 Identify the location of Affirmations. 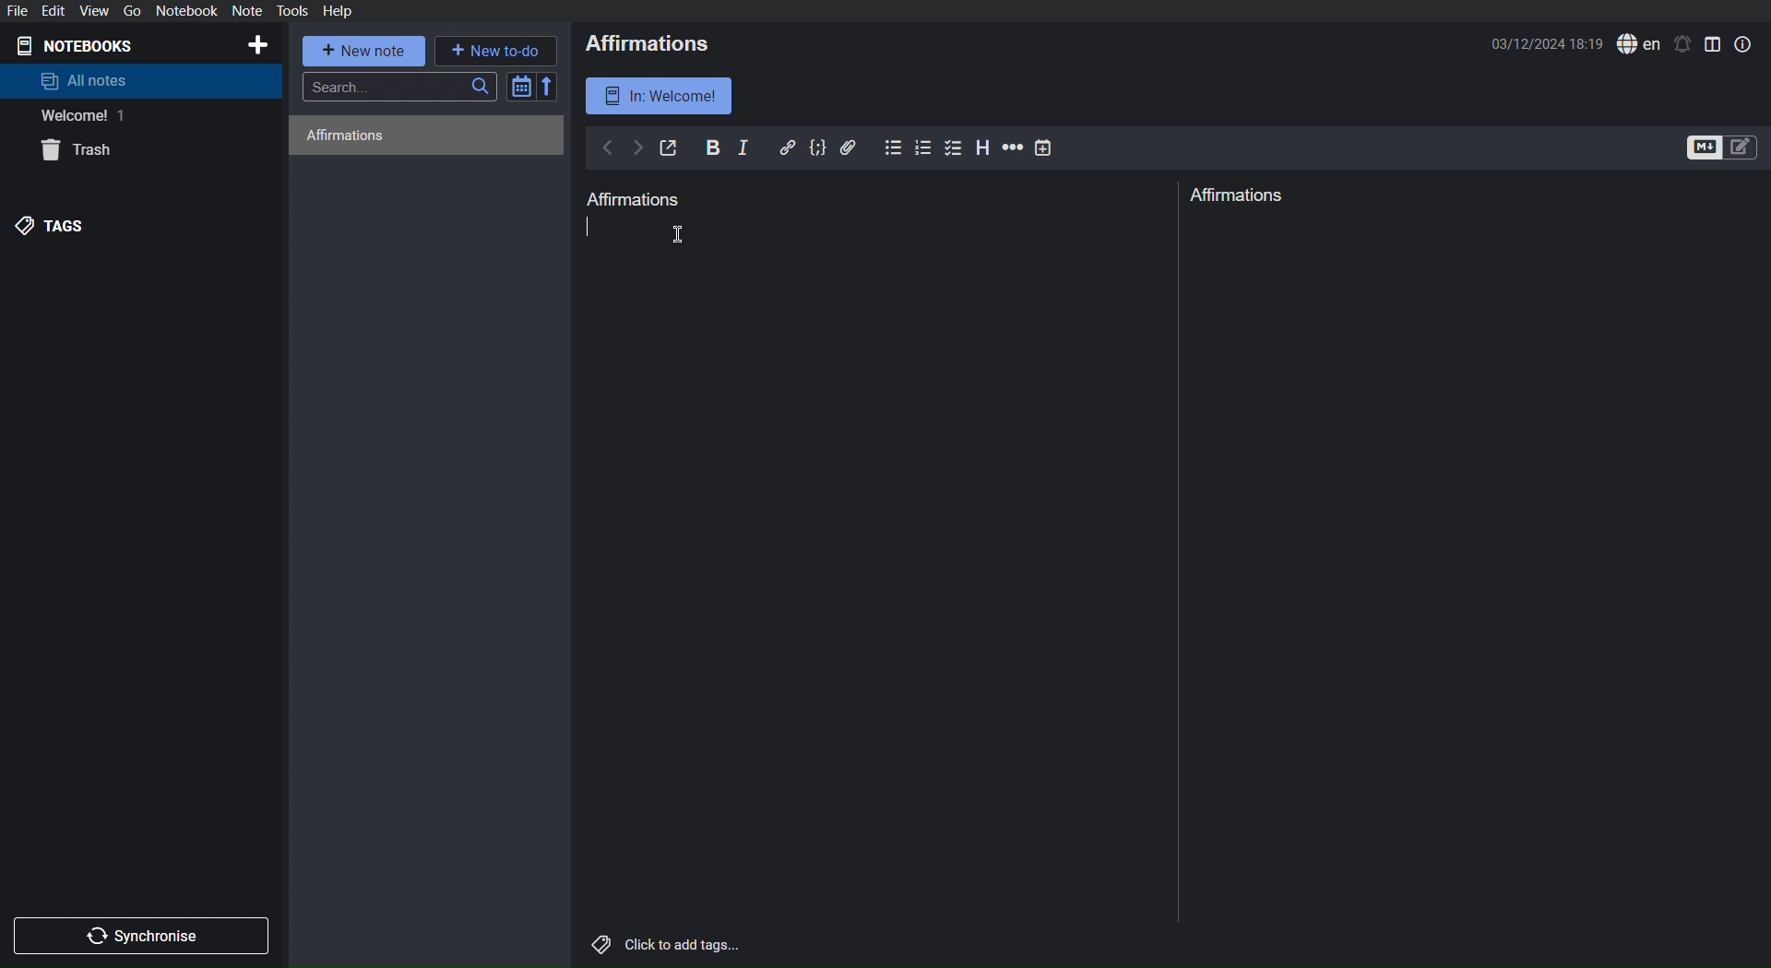
(1240, 195).